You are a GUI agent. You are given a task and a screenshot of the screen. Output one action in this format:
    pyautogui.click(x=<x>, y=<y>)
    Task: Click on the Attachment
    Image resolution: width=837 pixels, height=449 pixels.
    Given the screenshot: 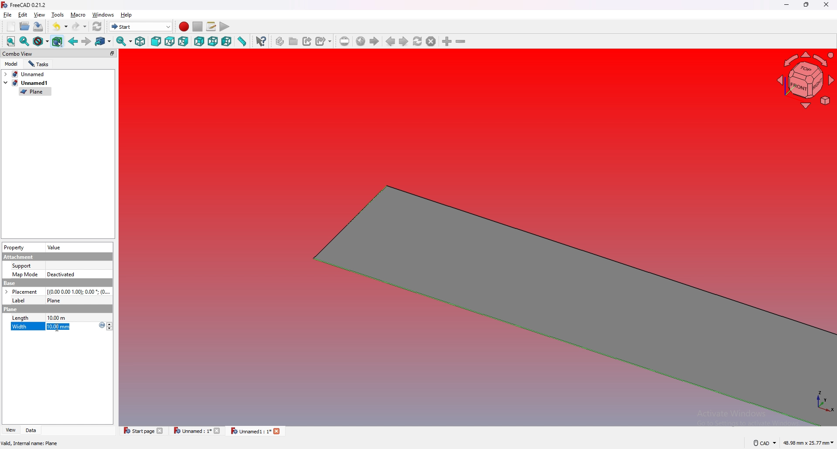 What is the action you would take?
    pyautogui.click(x=20, y=257)
    